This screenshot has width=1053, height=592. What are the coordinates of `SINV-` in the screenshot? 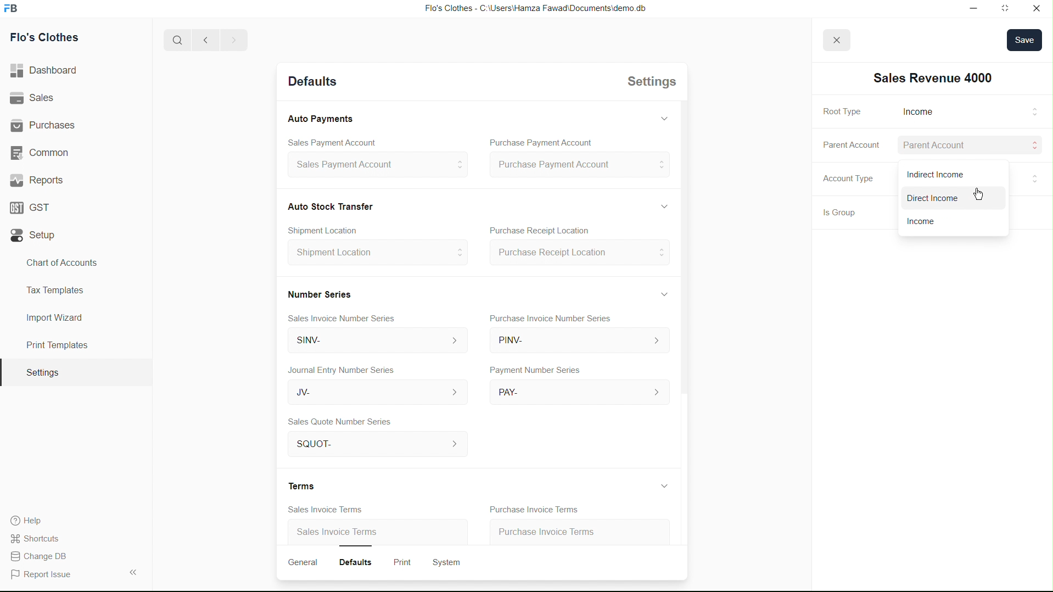 It's located at (372, 342).